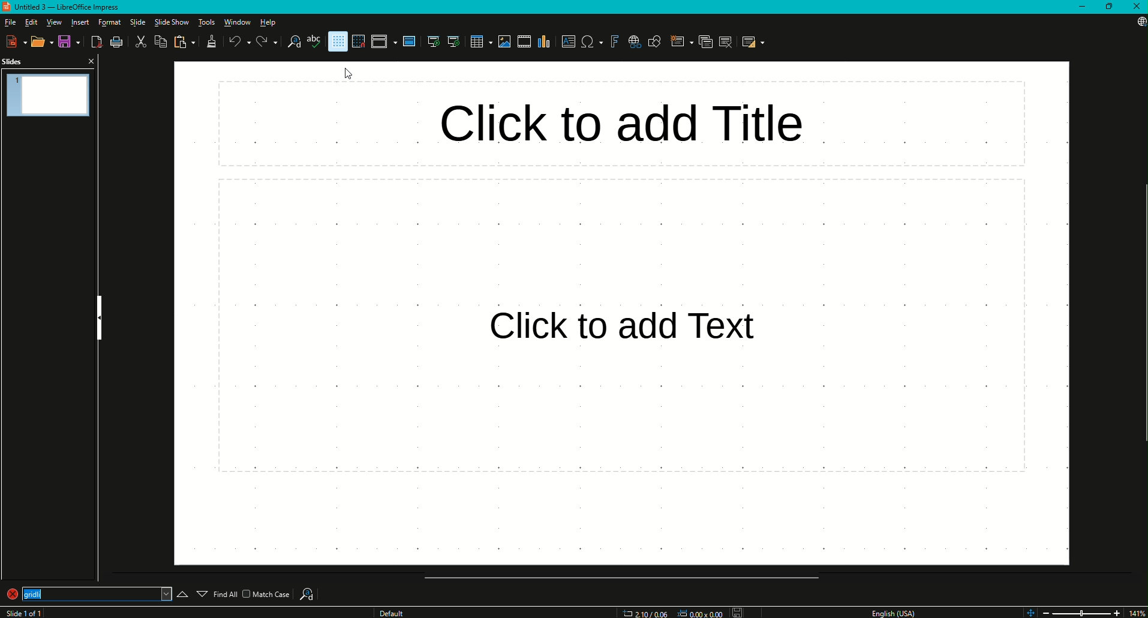 Image resolution: width=1148 pixels, height=618 pixels. I want to click on English (USA), so click(897, 610).